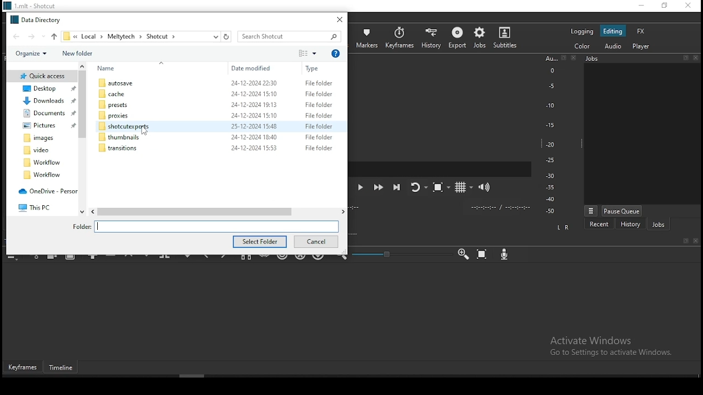  I want to click on local folder, so click(38, 206).